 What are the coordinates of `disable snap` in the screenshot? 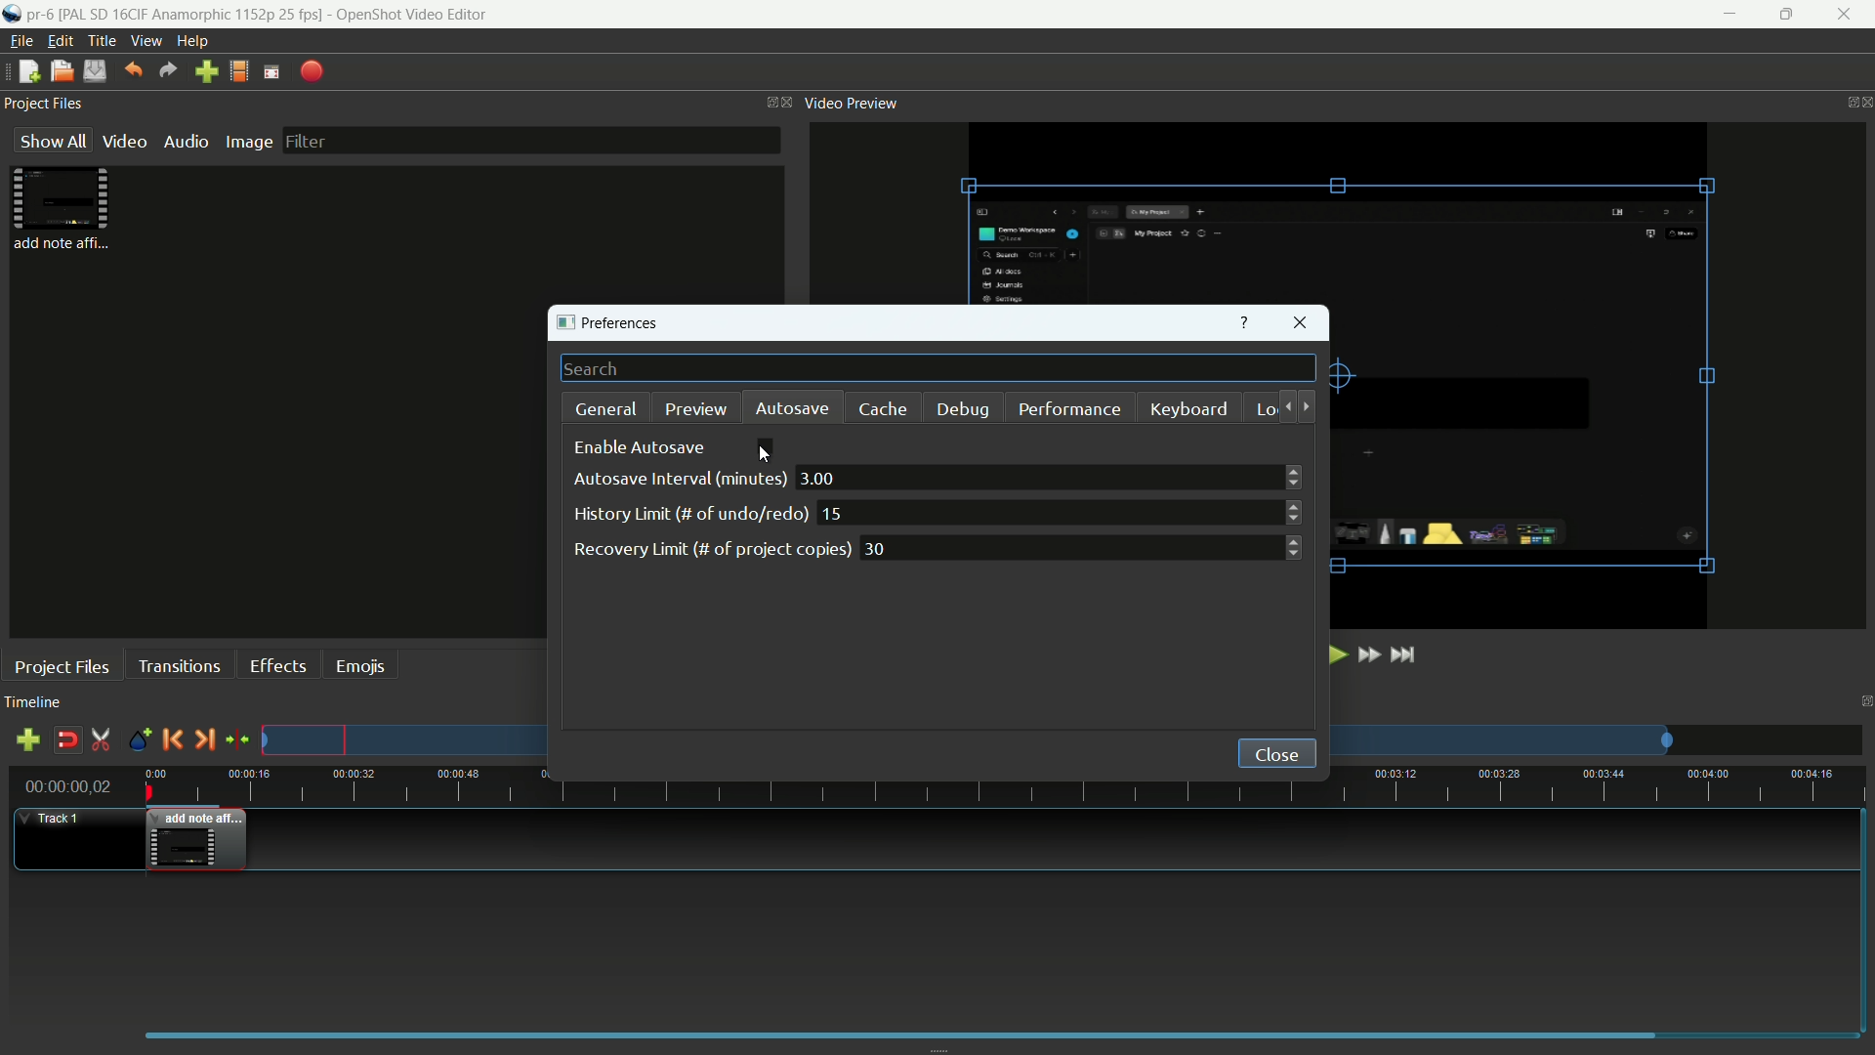 It's located at (66, 739).